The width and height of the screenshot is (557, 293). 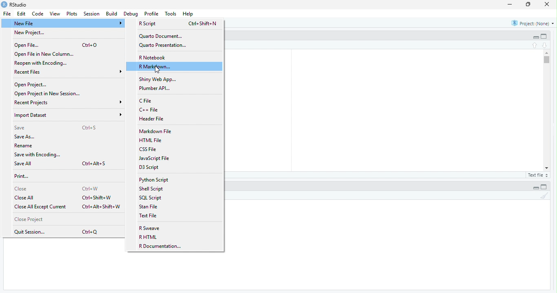 I want to click on Open Project in New Session..., so click(x=49, y=94).